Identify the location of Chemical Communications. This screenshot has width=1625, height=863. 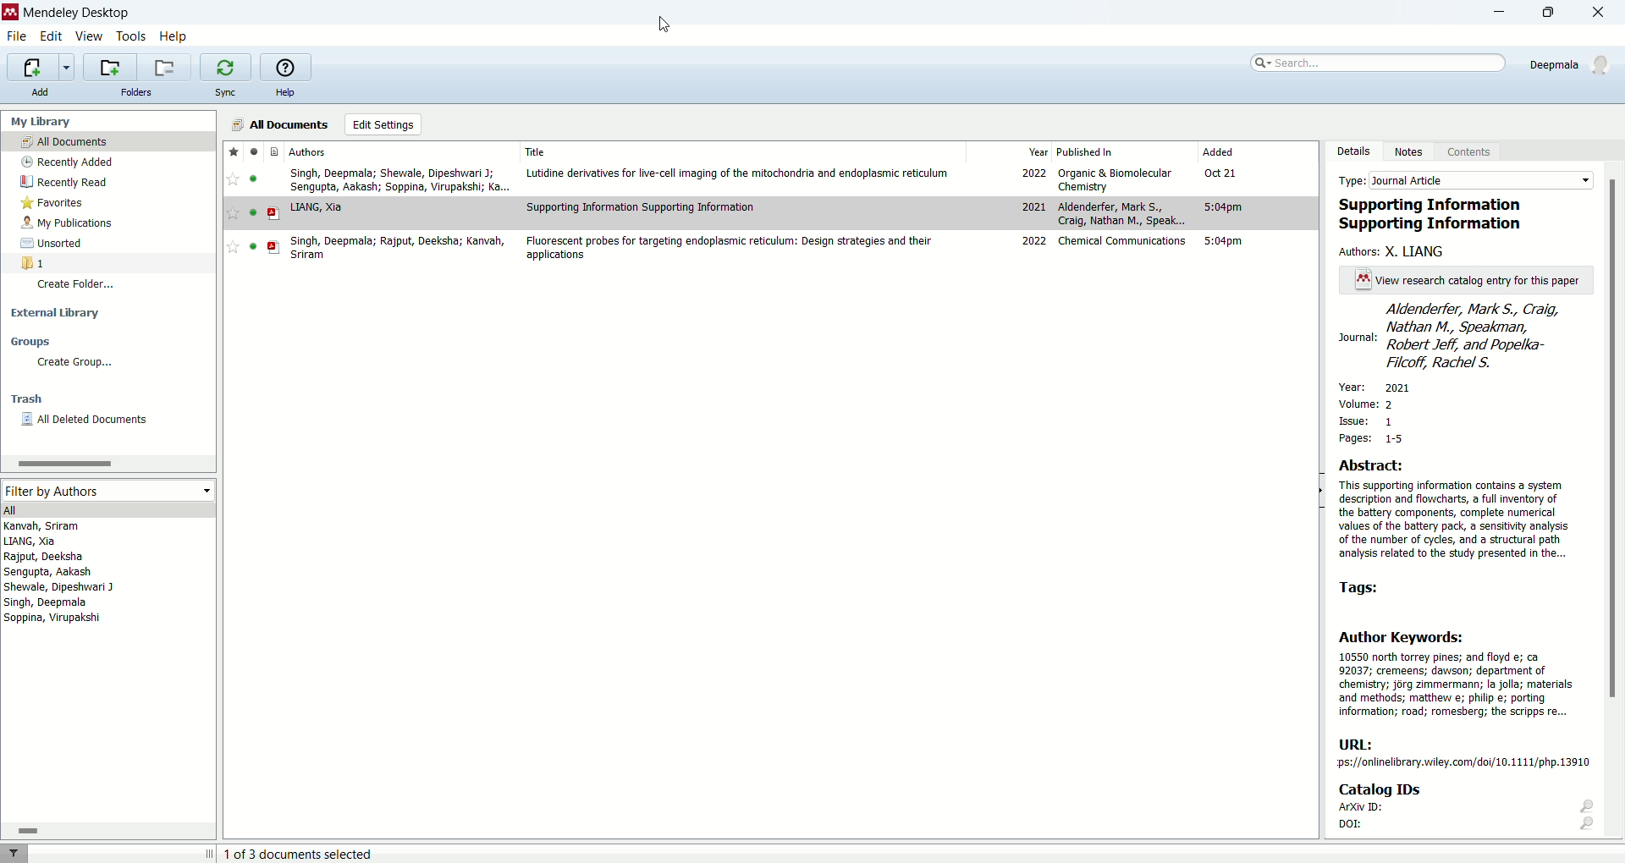
(1122, 241).